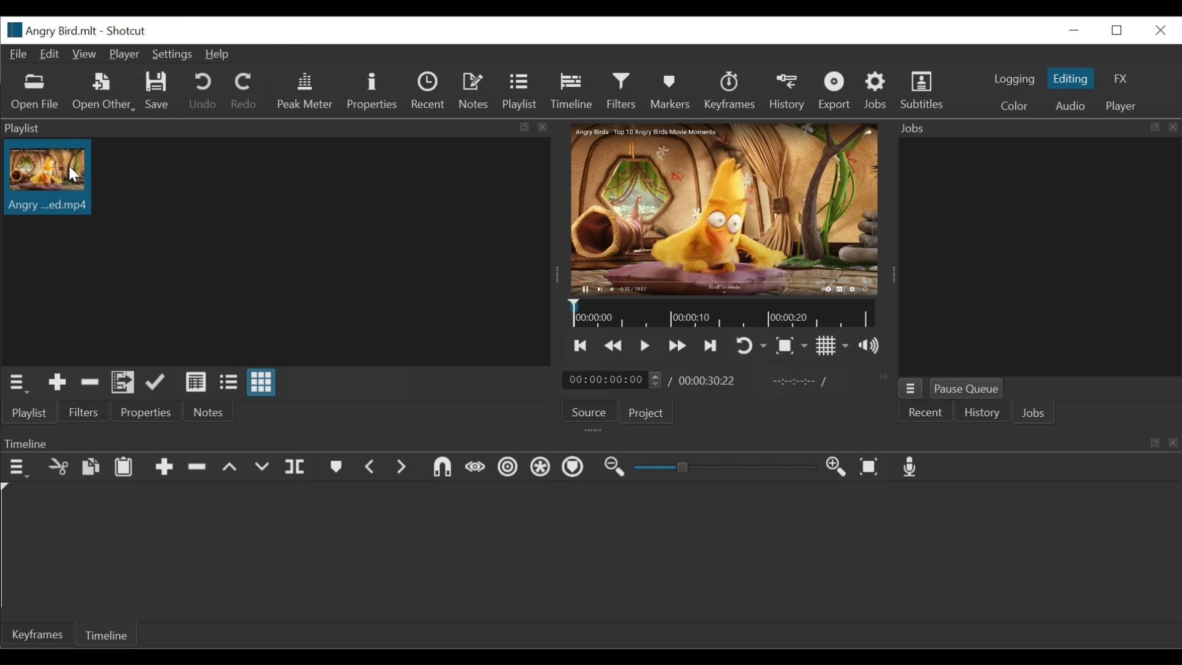 Image resolution: width=1182 pixels, height=665 pixels. What do you see at coordinates (475, 91) in the screenshot?
I see `Notes` at bounding box center [475, 91].